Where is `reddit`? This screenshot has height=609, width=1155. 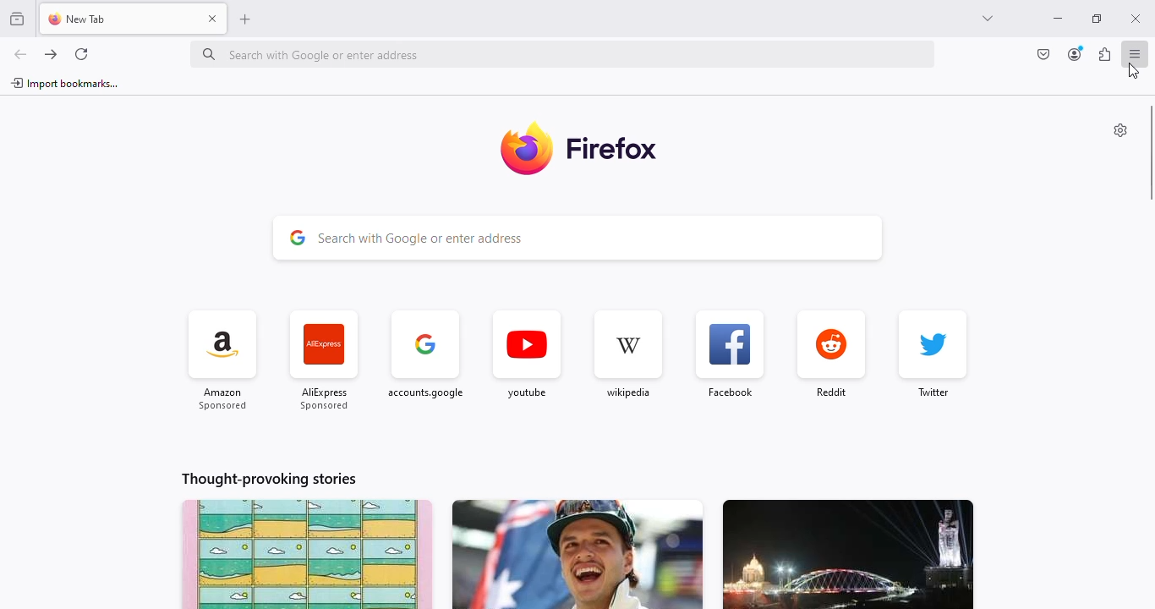 reddit is located at coordinates (831, 356).